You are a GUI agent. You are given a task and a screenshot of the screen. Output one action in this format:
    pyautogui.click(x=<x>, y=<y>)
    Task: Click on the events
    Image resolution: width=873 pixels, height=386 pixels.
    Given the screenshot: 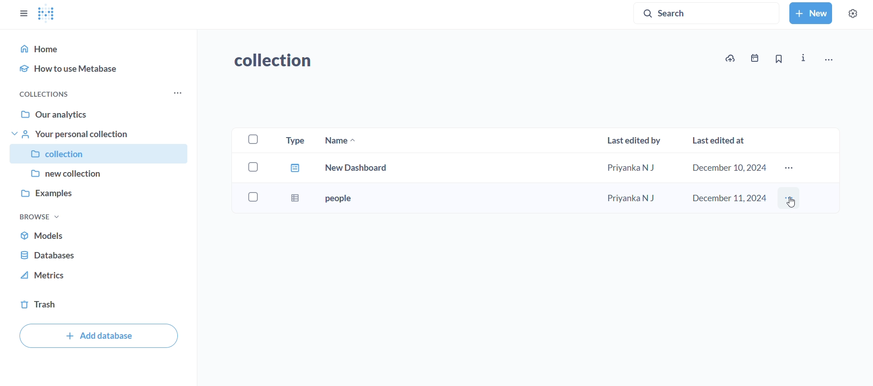 What is the action you would take?
    pyautogui.click(x=752, y=60)
    